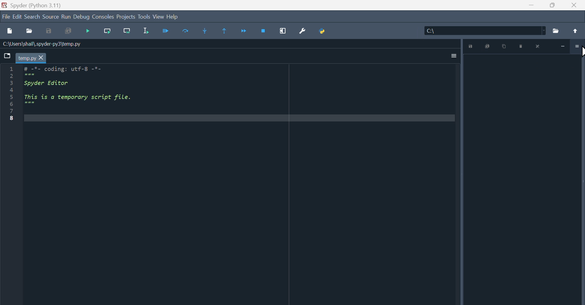 The width and height of the screenshot is (585, 305). Describe the element at coordinates (553, 5) in the screenshot. I see `Maximise` at that location.